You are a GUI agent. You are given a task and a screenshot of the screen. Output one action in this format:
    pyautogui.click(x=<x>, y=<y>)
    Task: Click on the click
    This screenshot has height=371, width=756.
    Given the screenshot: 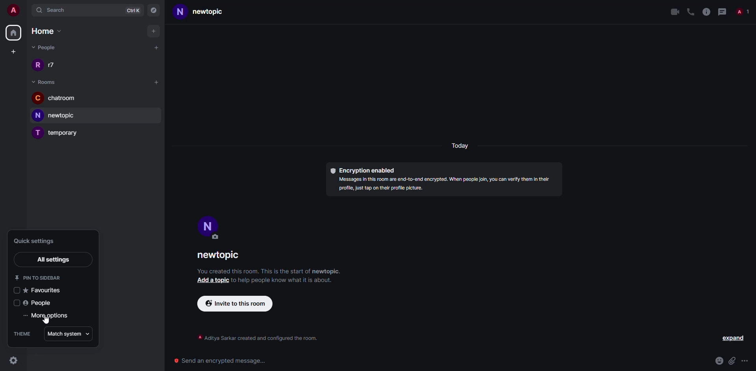 What is the action you would take?
    pyautogui.click(x=15, y=361)
    